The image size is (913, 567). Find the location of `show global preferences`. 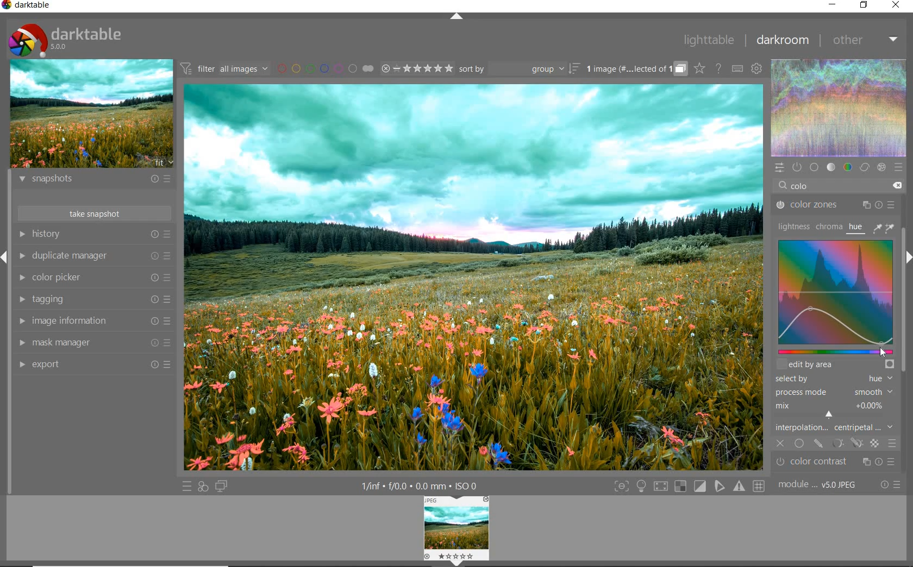

show global preferences is located at coordinates (755, 68).